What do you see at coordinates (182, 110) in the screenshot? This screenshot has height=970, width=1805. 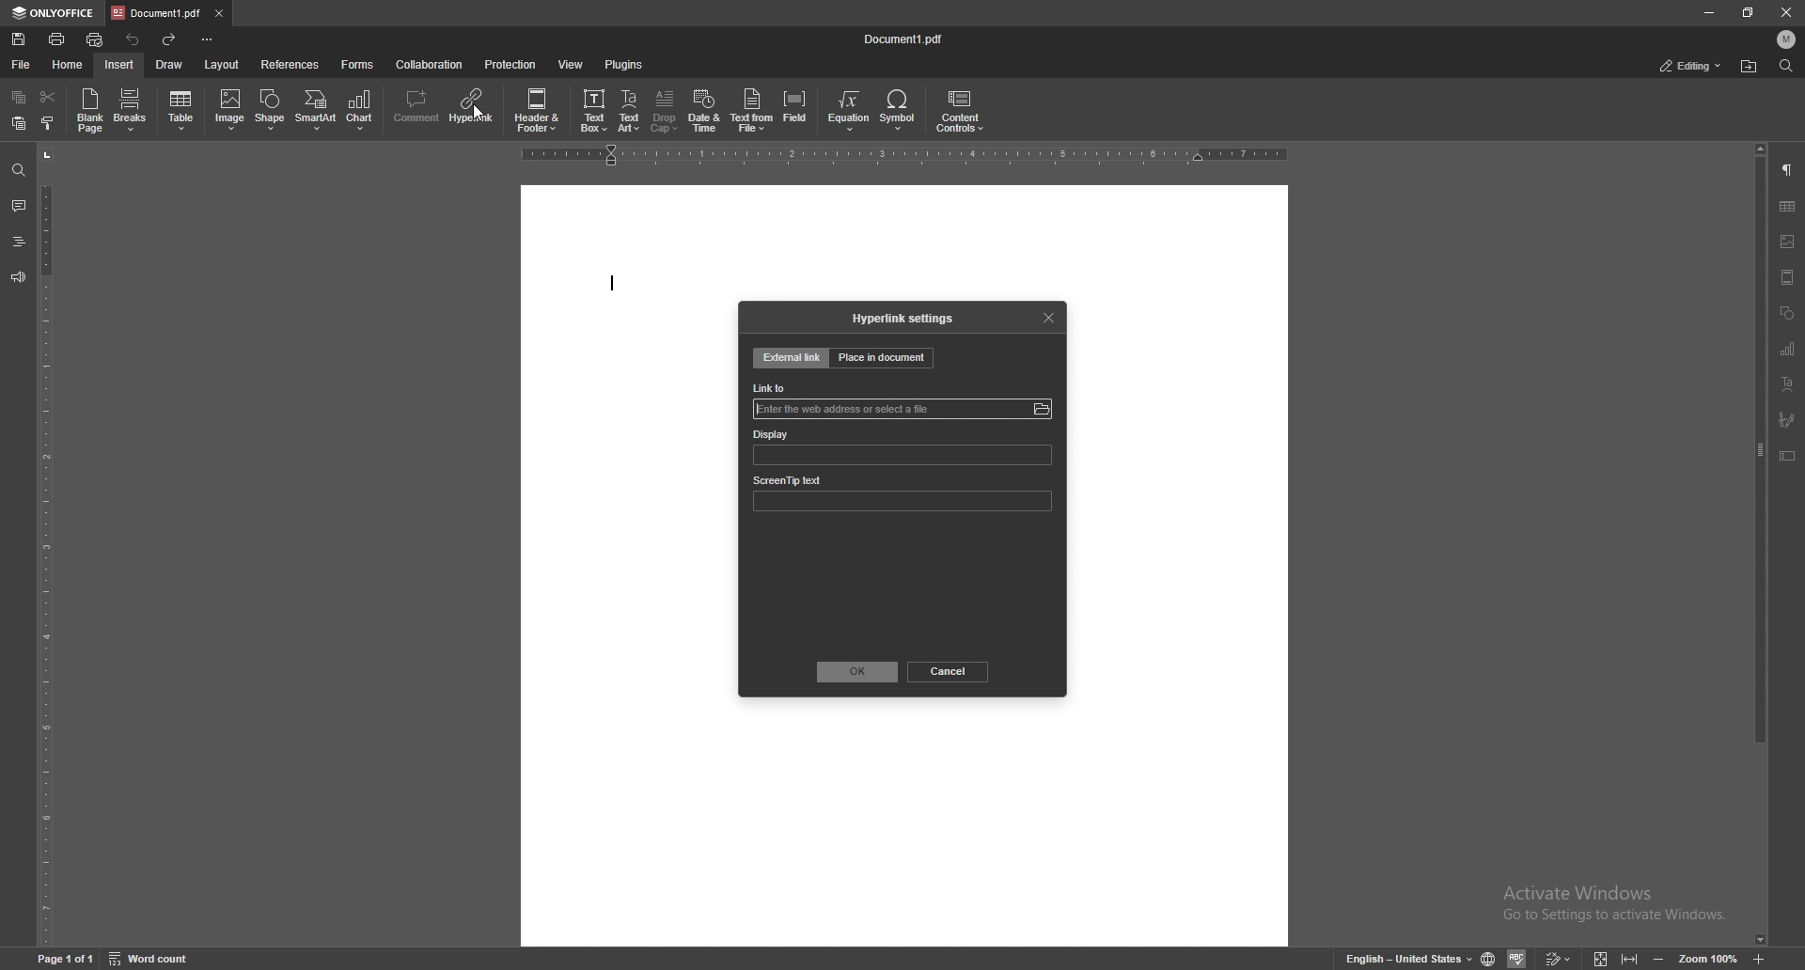 I see `table` at bounding box center [182, 110].